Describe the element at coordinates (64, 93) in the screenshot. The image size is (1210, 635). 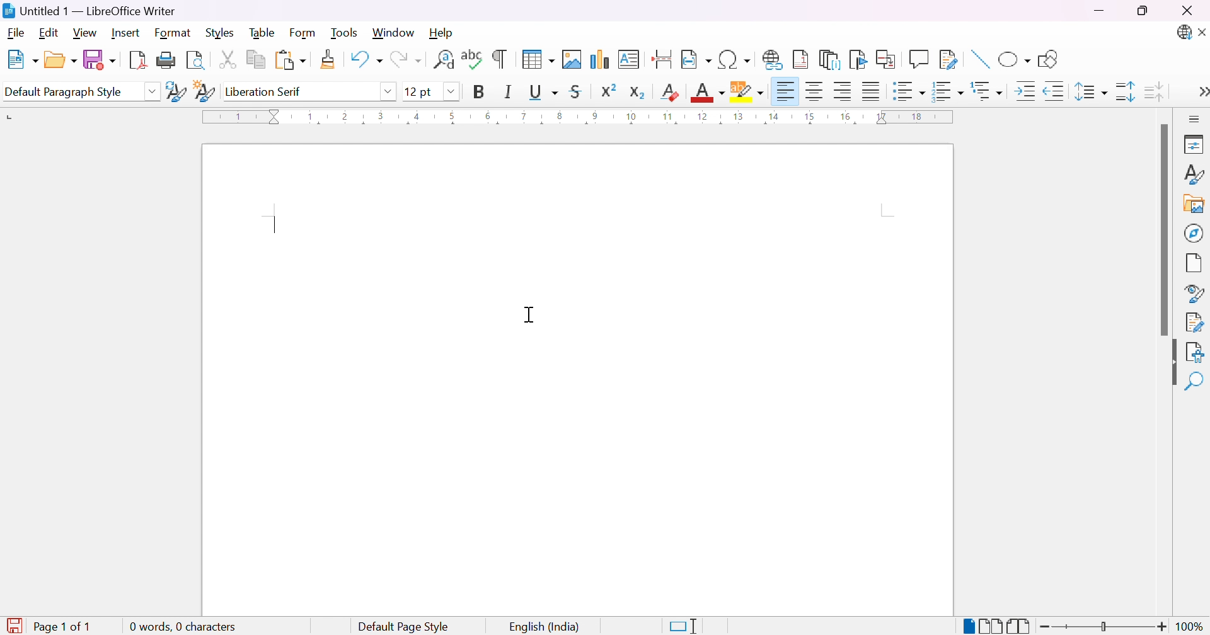
I see `Default paragraph style` at that location.